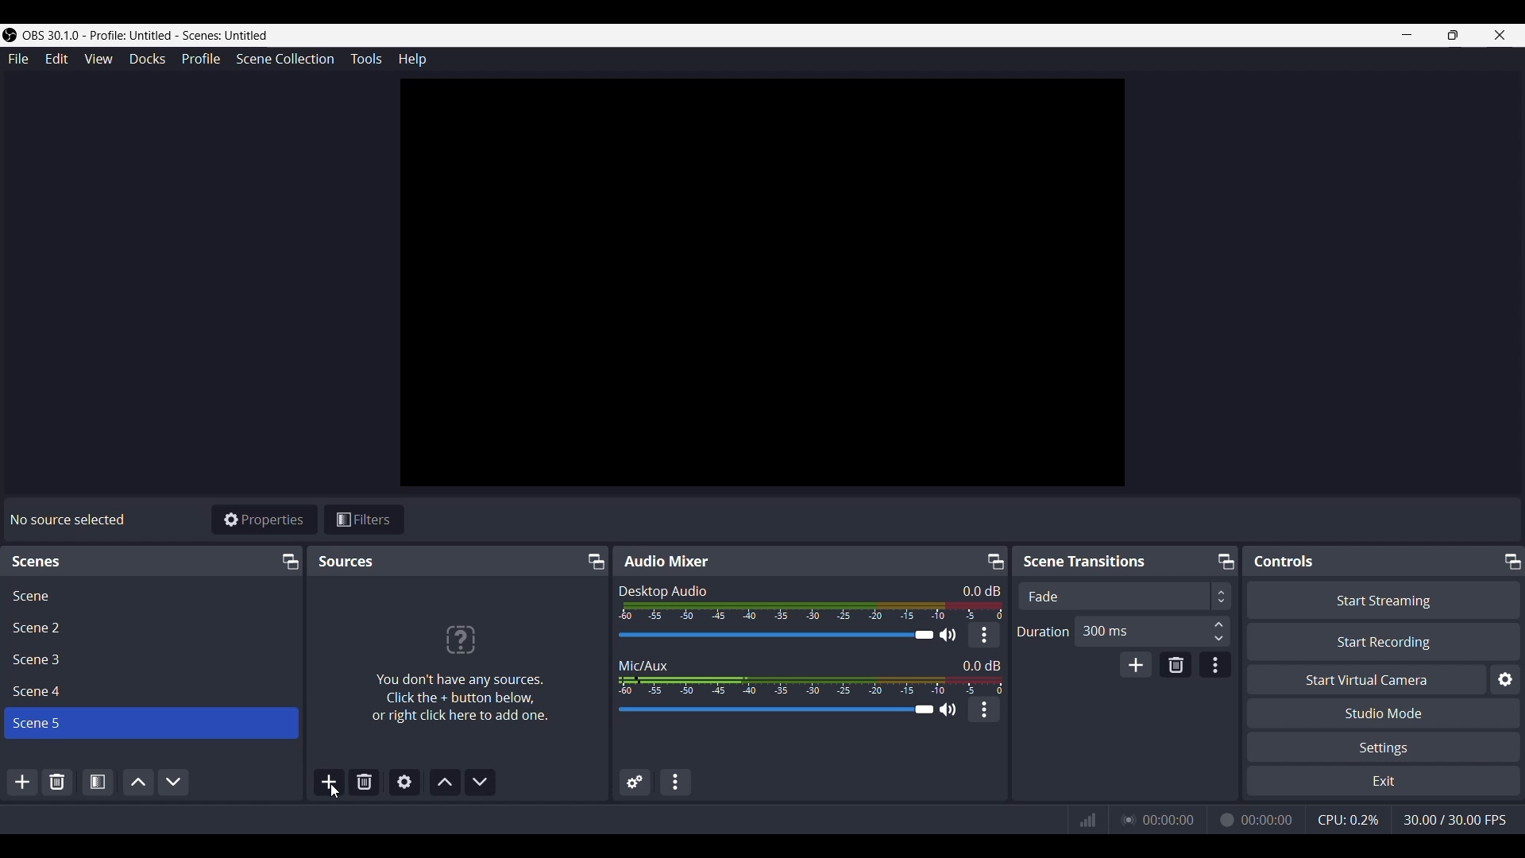  I want to click on Cursor, so click(334, 792).